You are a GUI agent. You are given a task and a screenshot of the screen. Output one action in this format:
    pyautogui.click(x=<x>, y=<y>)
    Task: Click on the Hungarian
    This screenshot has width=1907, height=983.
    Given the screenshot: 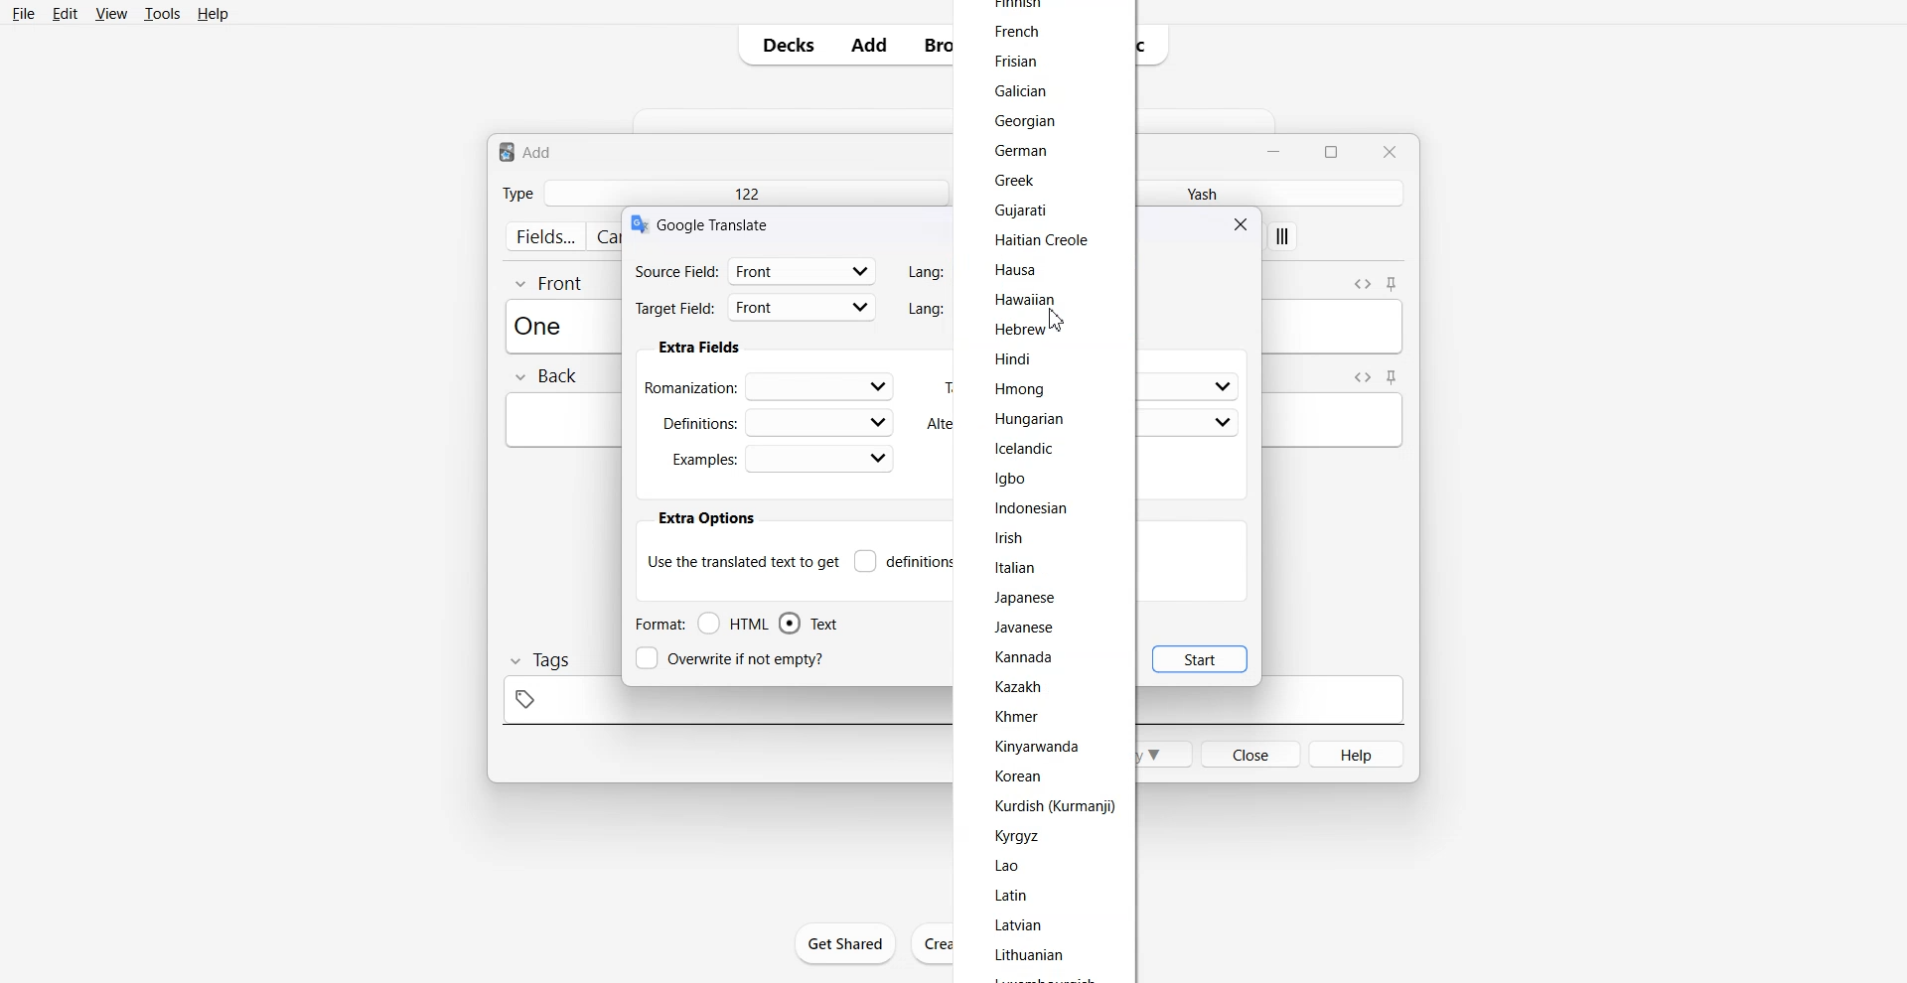 What is the action you would take?
    pyautogui.click(x=1031, y=418)
    